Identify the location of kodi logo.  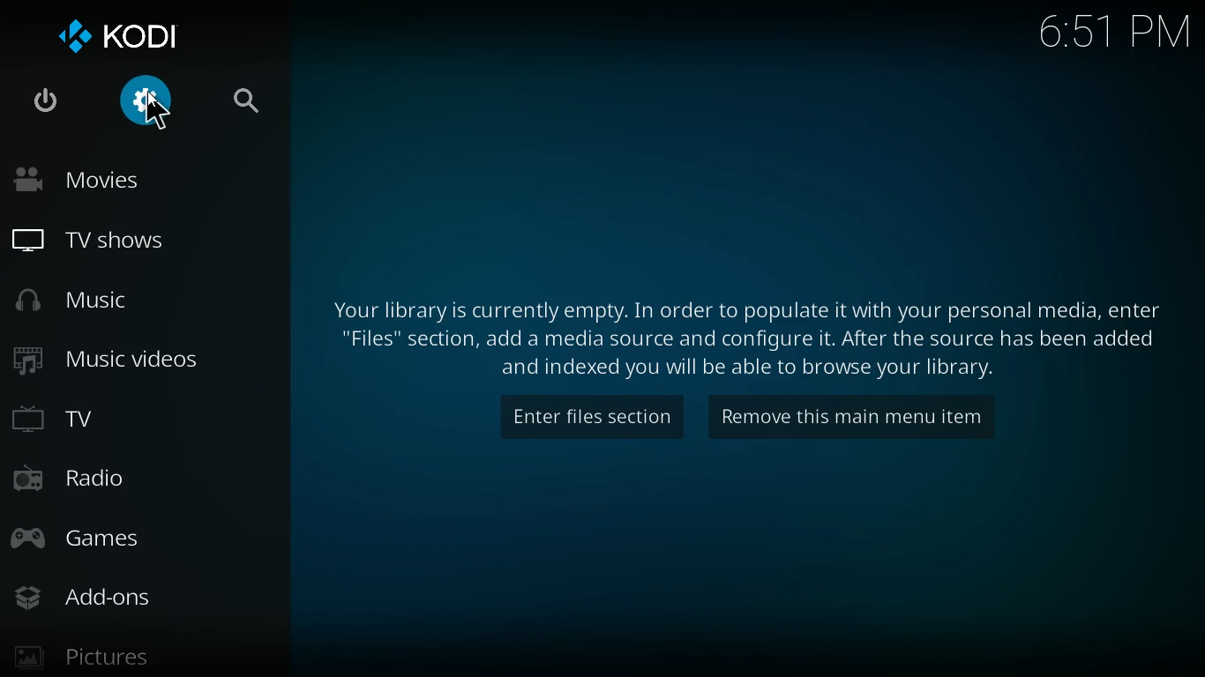
(122, 32).